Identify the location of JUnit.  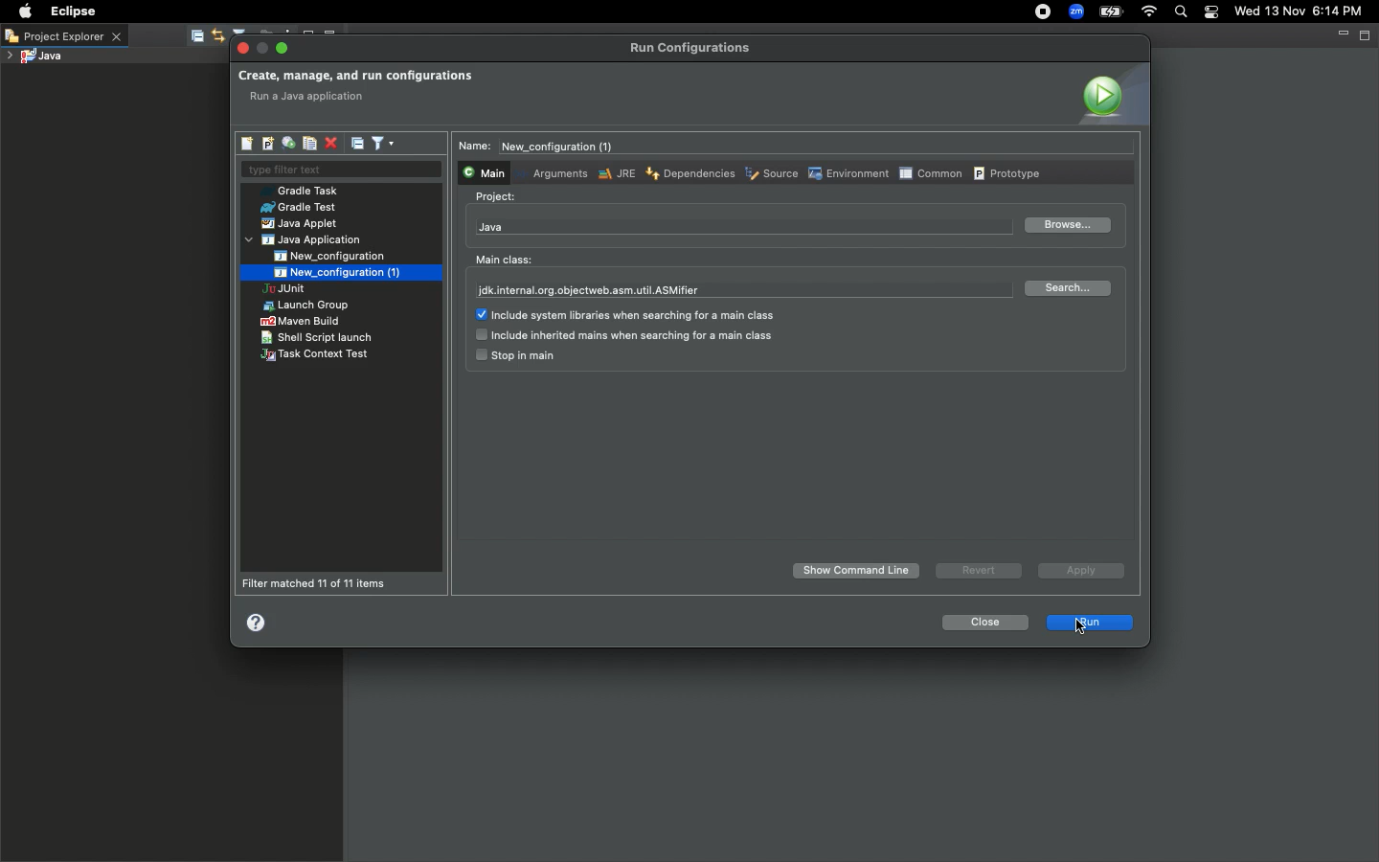
(300, 290).